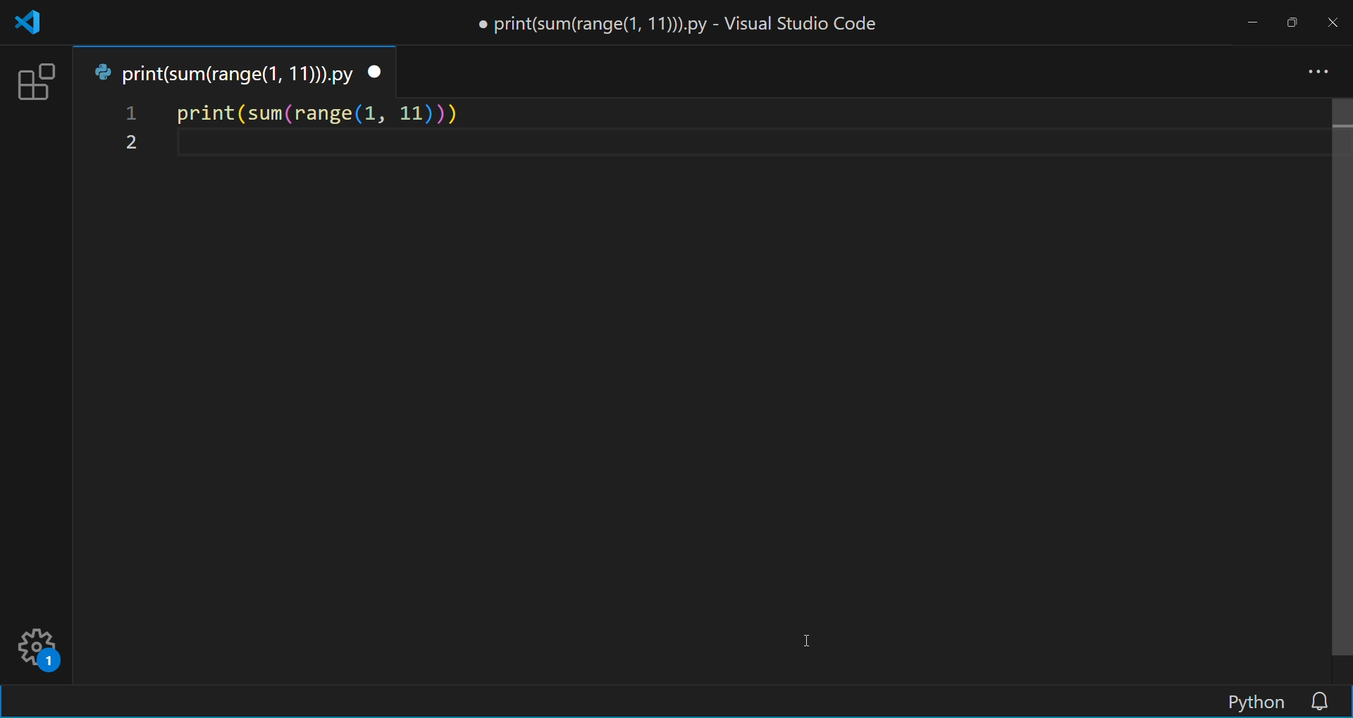 The image size is (1353, 718). What do you see at coordinates (376, 73) in the screenshot?
I see `close tab` at bounding box center [376, 73].